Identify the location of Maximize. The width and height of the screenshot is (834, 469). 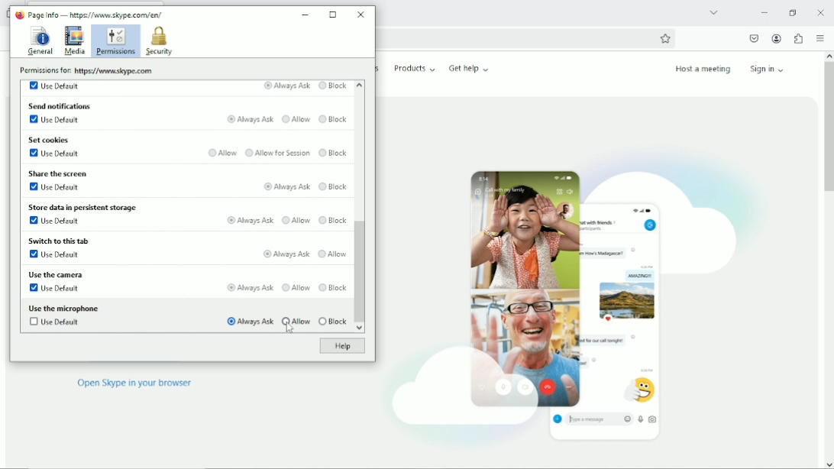
(334, 15).